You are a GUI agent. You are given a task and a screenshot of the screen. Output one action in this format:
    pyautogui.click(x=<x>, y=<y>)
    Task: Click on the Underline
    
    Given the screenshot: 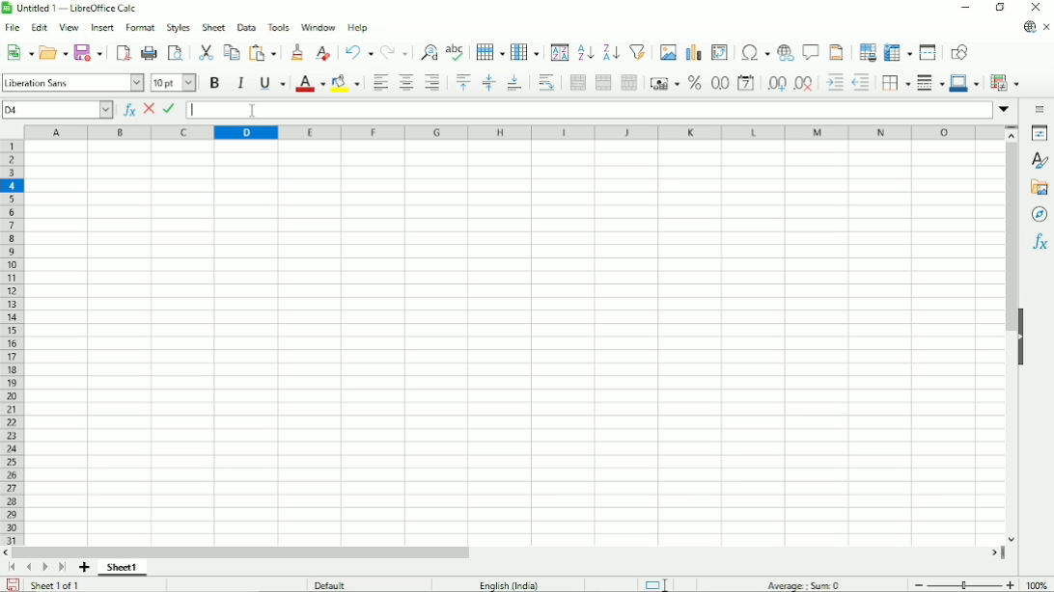 What is the action you would take?
    pyautogui.click(x=273, y=83)
    